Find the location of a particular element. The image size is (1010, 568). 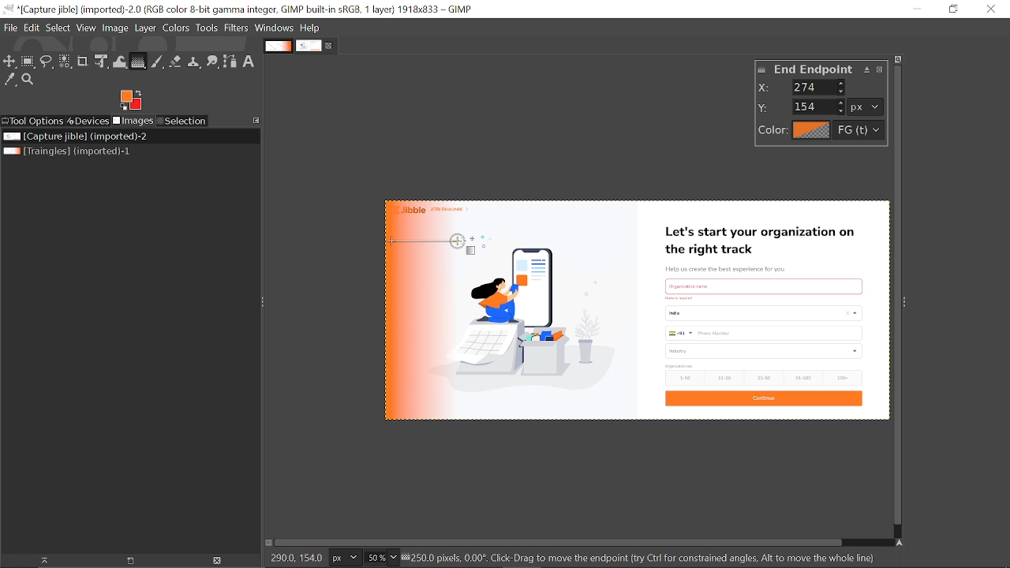

Foreground color is located at coordinates (130, 100).